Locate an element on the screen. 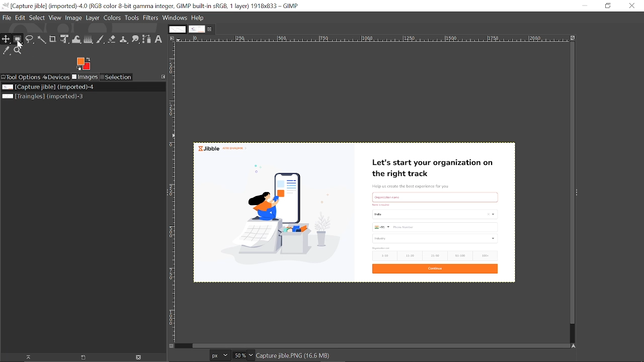 The image size is (644, 362). Tools is located at coordinates (133, 19).